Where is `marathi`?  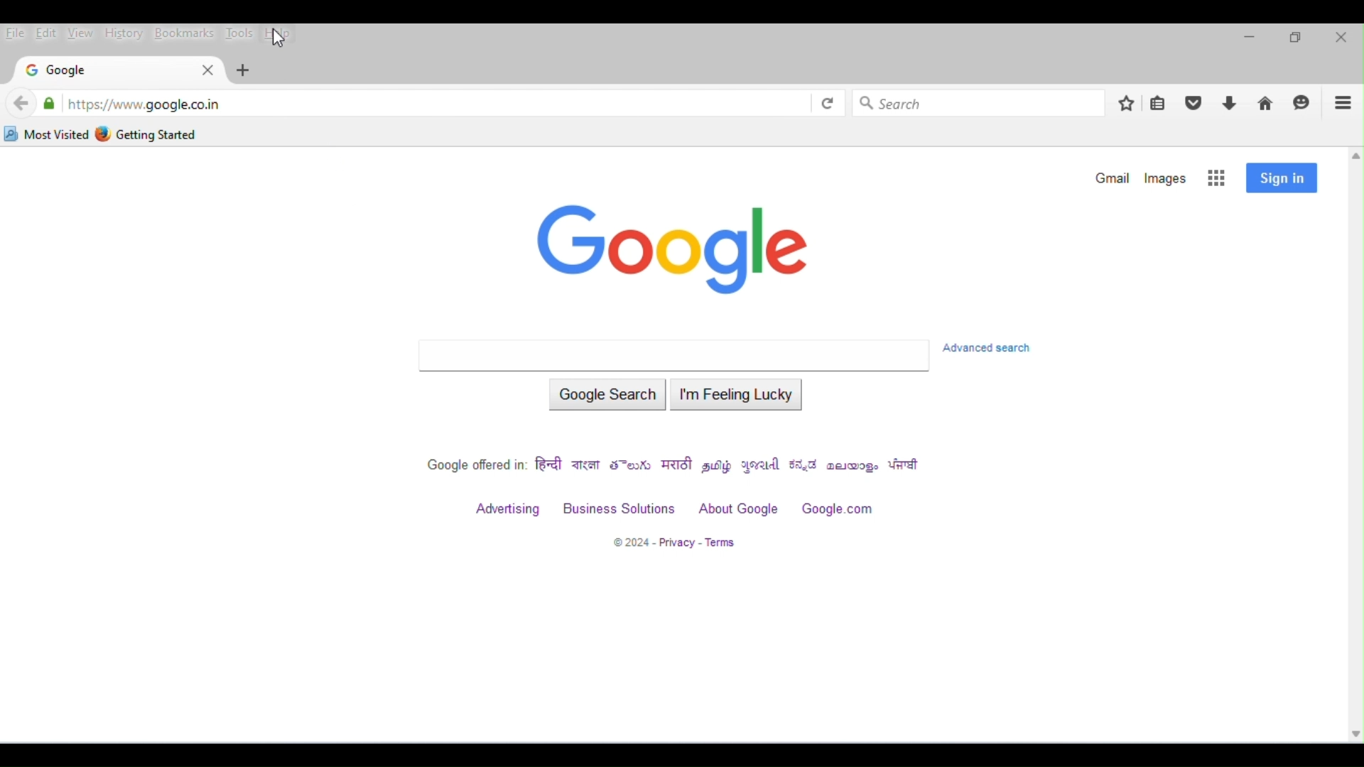
marathi is located at coordinates (678, 465).